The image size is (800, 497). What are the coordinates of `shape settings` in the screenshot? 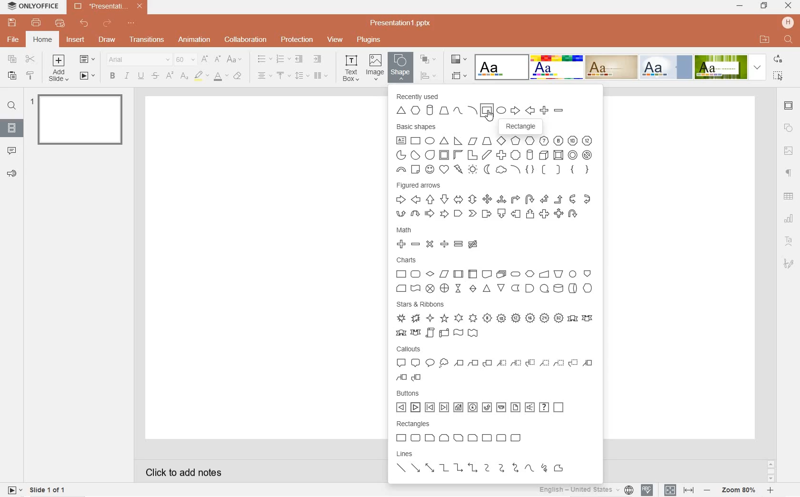 It's located at (789, 129).